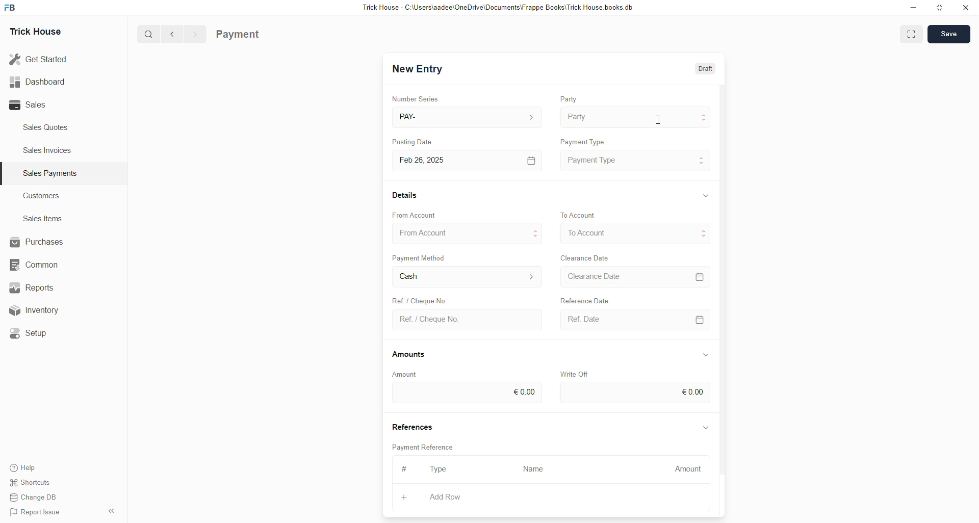 This screenshot has height=523, width=979. I want to click on Toggle between form and full width, so click(911, 36).